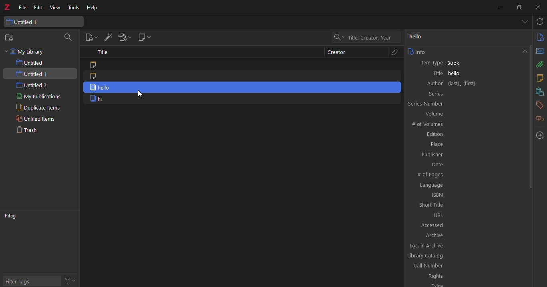 The image size is (547, 287). I want to click on series number, so click(426, 104).